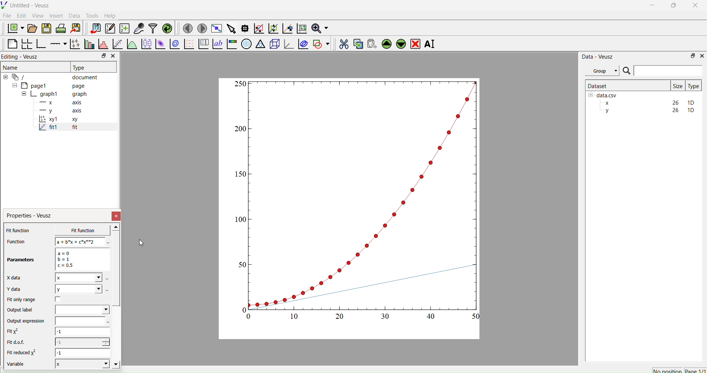 Image resolution: width=707 pixels, height=373 pixels. I want to click on Base Graph, so click(40, 45).